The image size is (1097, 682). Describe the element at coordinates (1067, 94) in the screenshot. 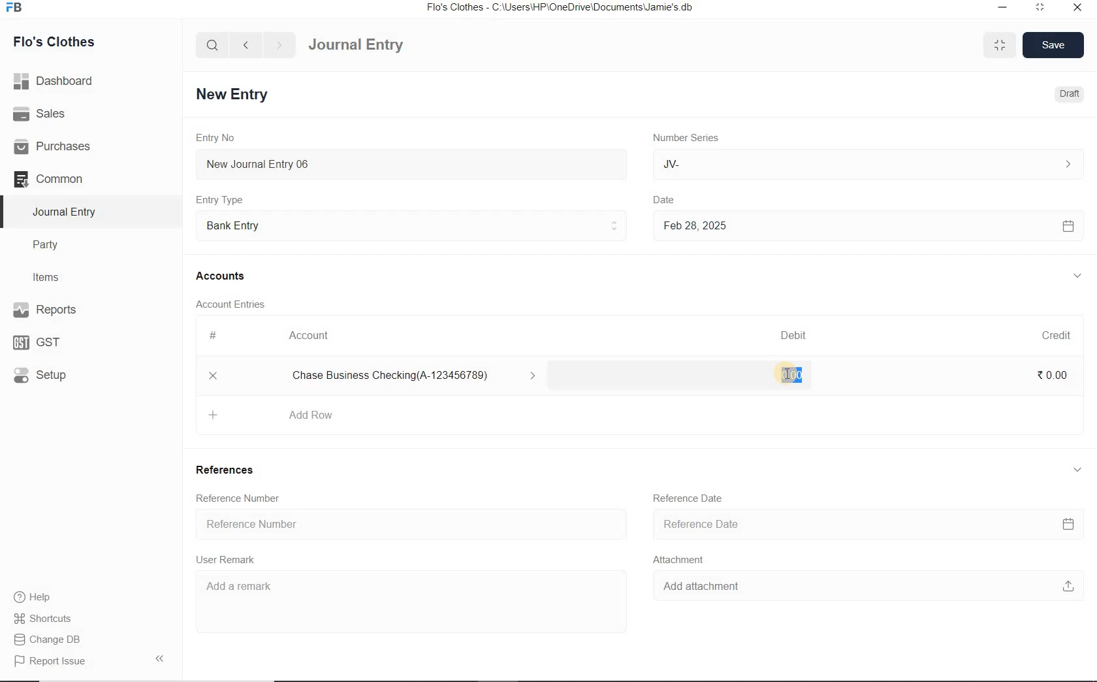

I see `Draft` at that location.